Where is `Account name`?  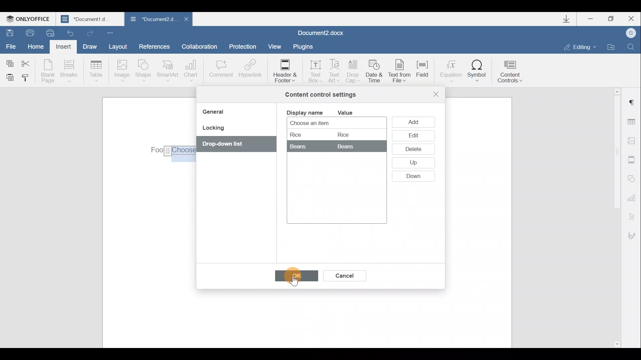 Account name is located at coordinates (629, 33).